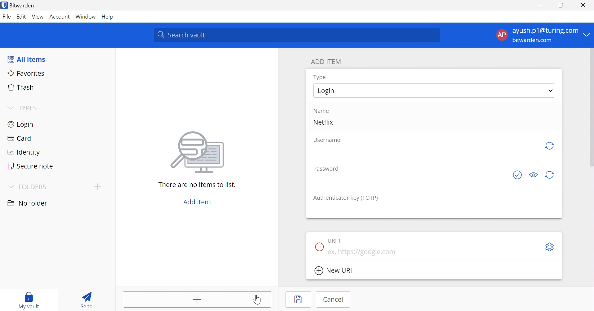 The width and height of the screenshot is (594, 311). I want to click on Toggle options, so click(550, 247).